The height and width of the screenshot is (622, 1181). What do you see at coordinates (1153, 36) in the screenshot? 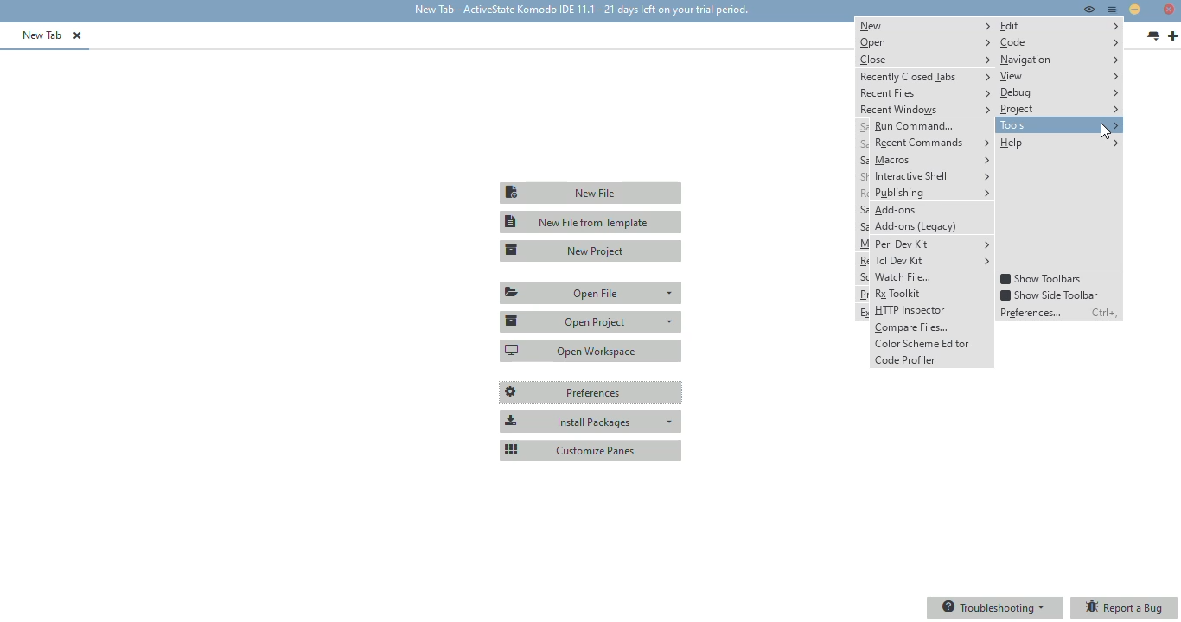
I see `list all tabs` at bounding box center [1153, 36].